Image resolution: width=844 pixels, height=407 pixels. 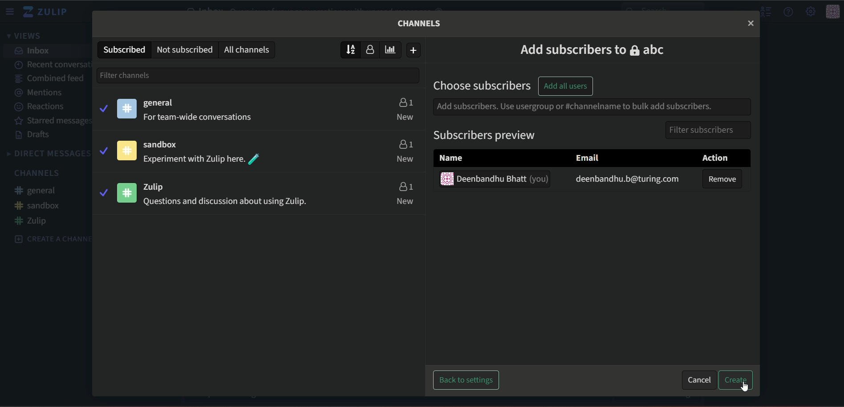 What do you see at coordinates (34, 135) in the screenshot?
I see `drsfts` at bounding box center [34, 135].